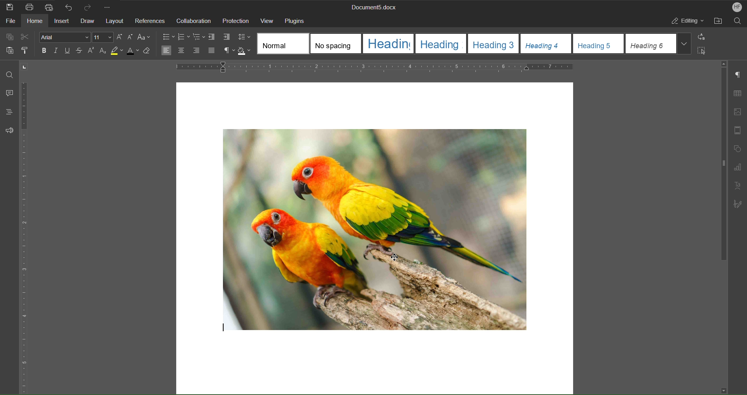  I want to click on Erase Style, so click(151, 53).